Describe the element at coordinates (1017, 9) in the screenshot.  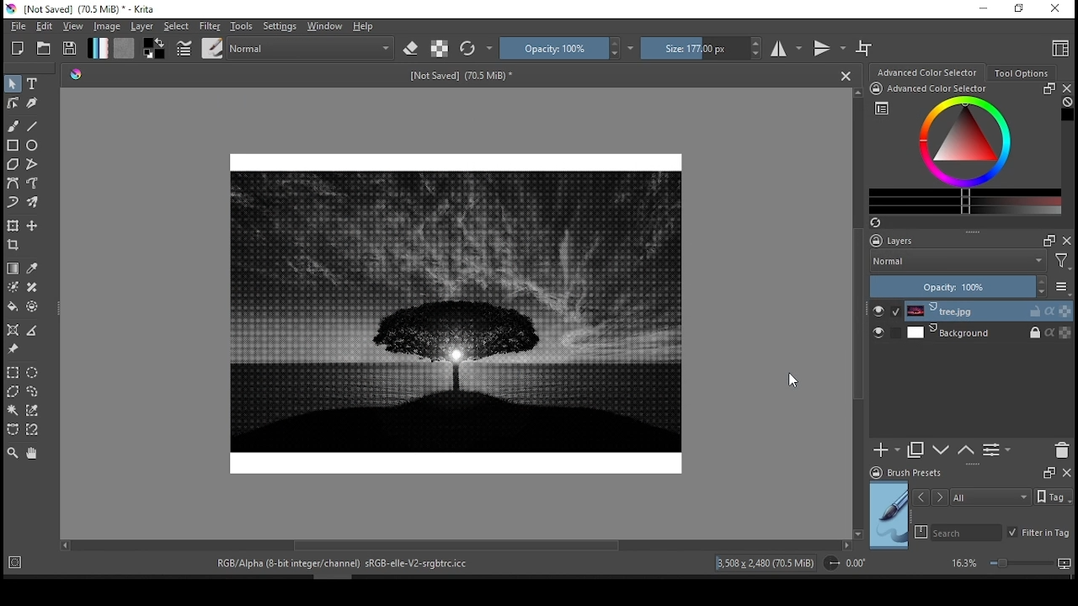
I see `restore` at that location.